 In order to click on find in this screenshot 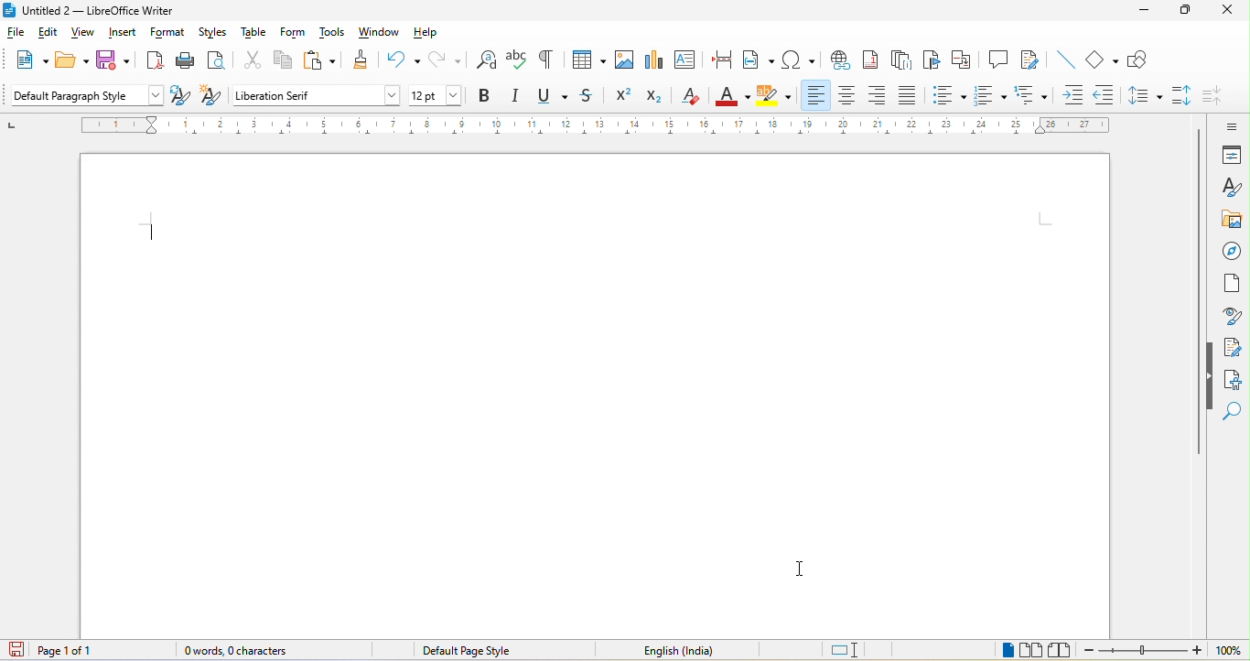, I will do `click(1235, 414)`.